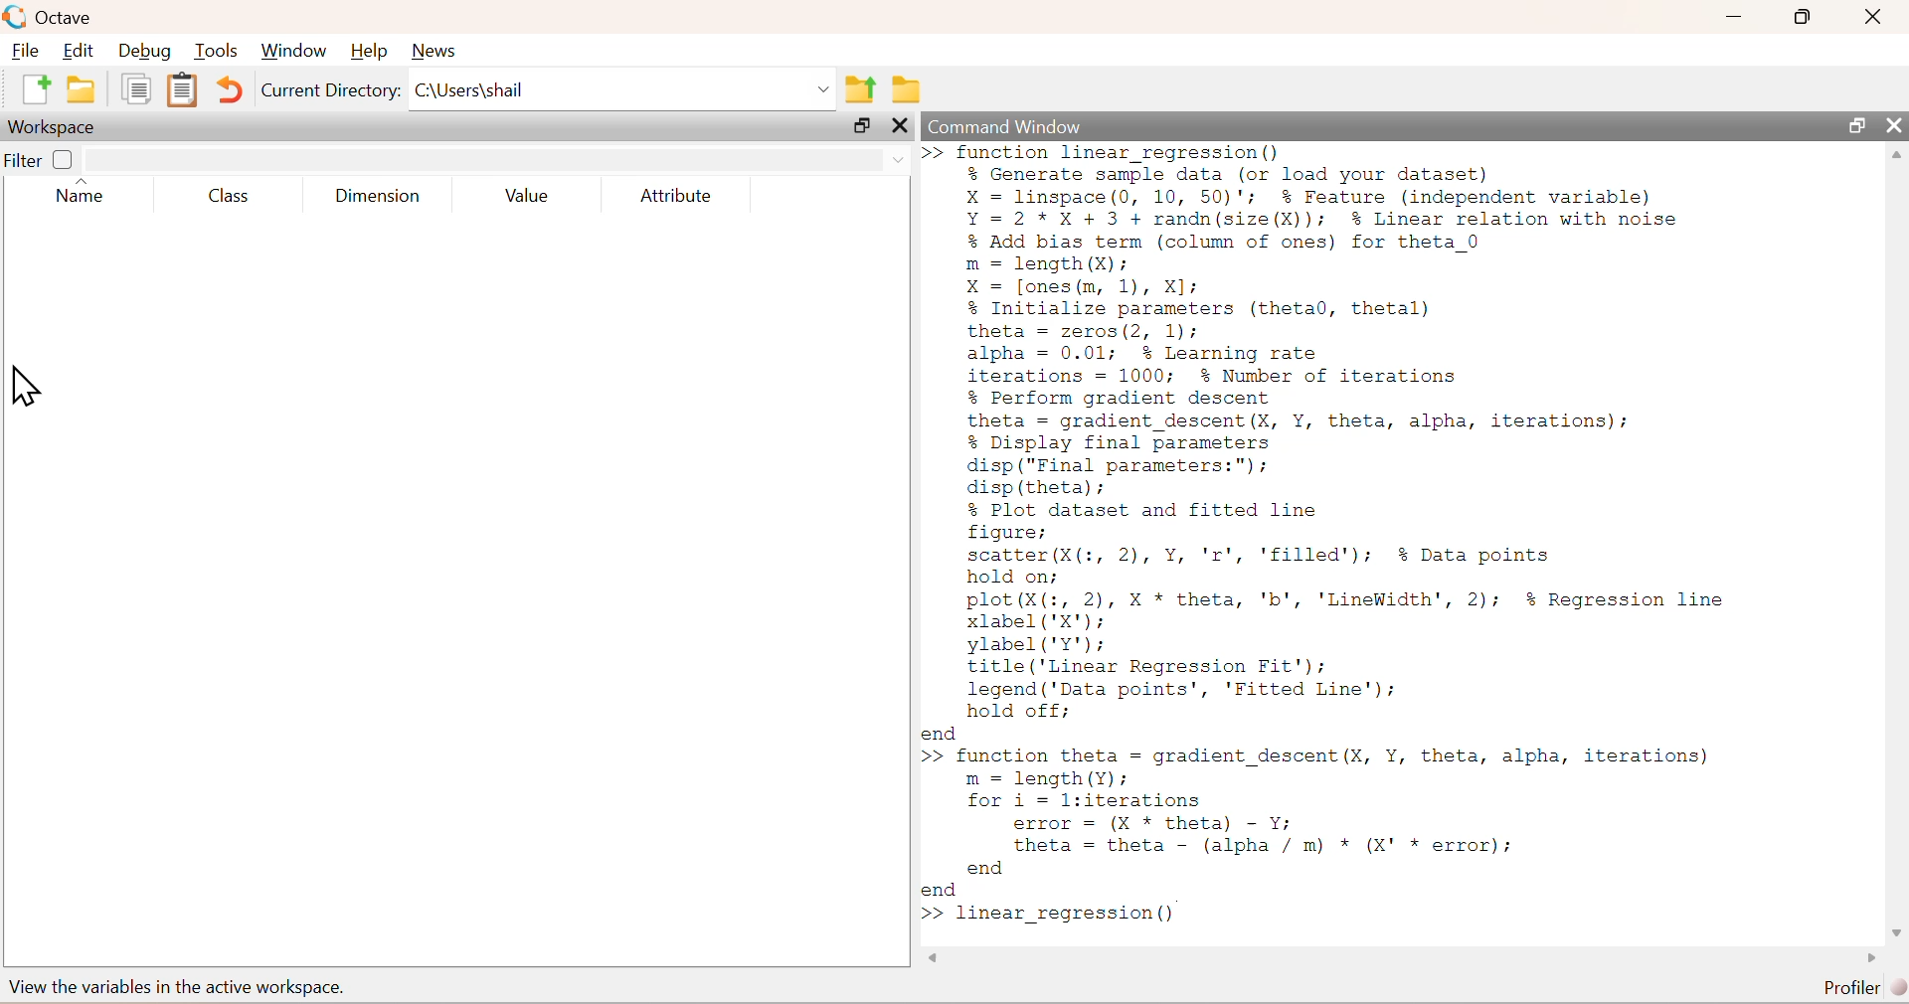  I want to click on Undo, so click(229, 90).